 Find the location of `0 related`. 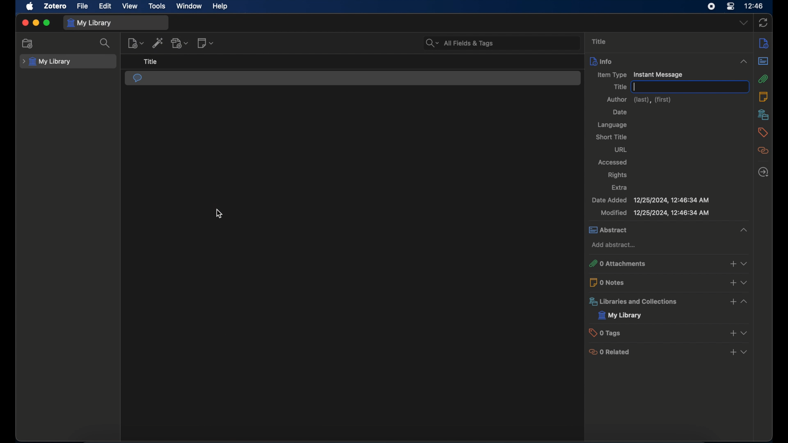

0 related is located at coordinates (668, 352).